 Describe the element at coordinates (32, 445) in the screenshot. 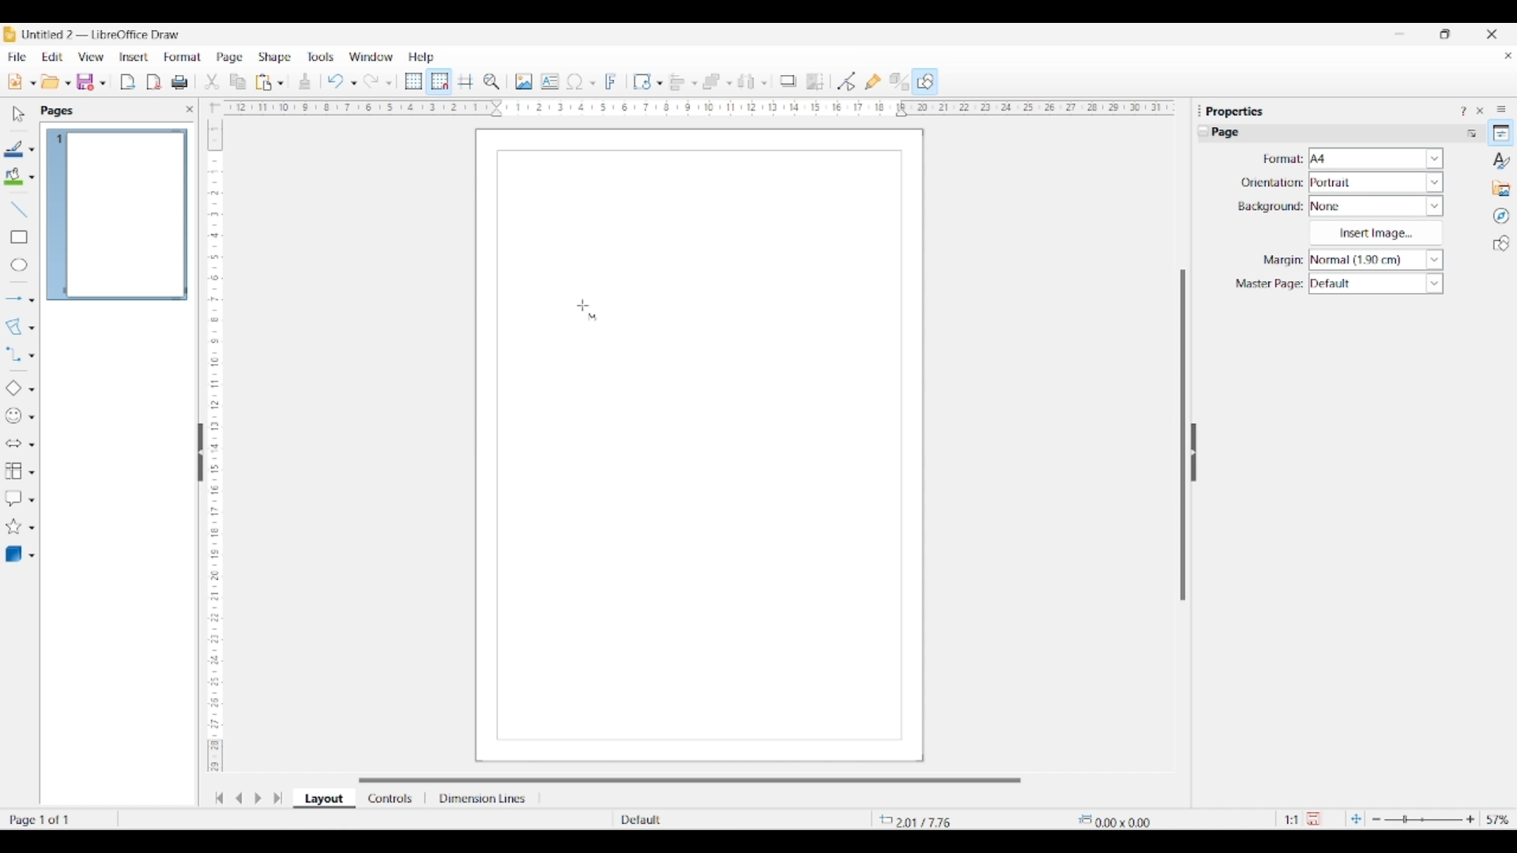

I see `Block arrow options` at that location.